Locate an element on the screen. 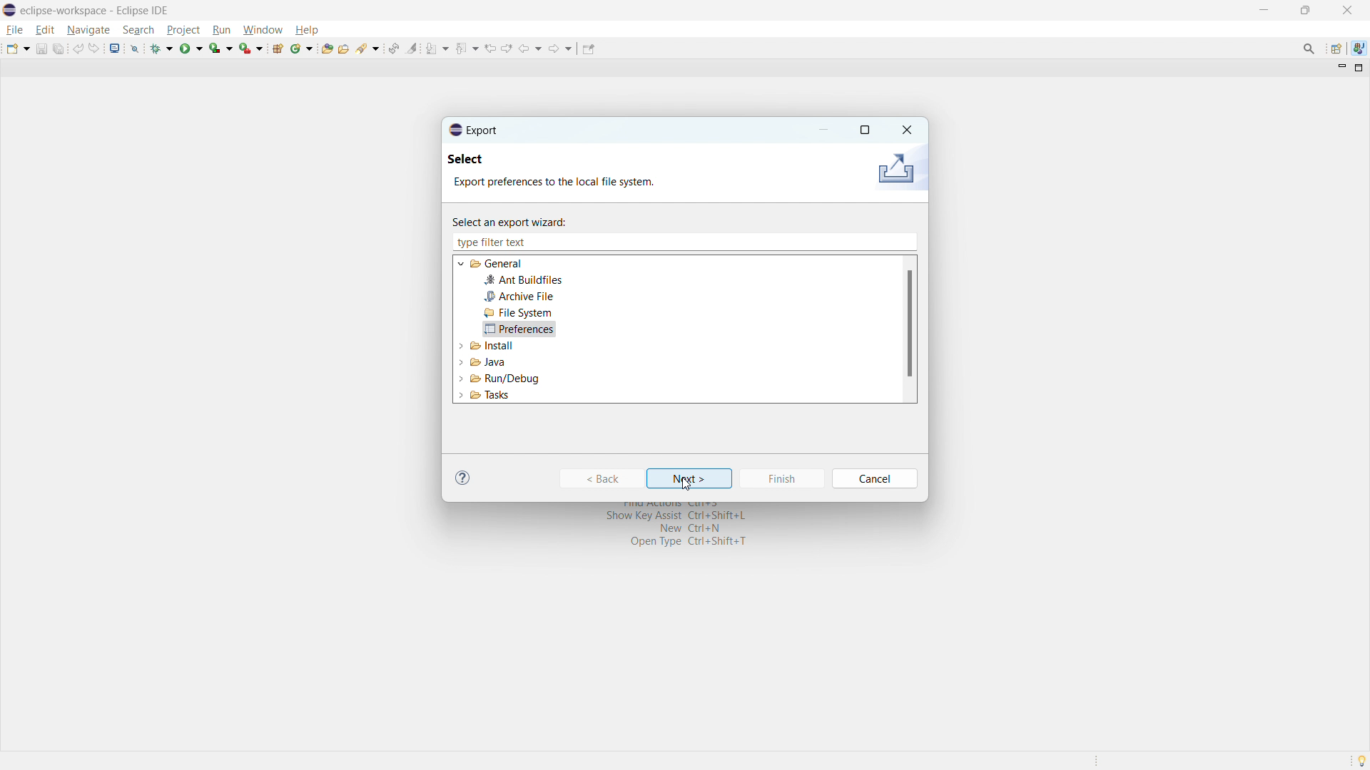 The height and width of the screenshot is (770, 1370). ant buildfiles is located at coordinates (524, 280).